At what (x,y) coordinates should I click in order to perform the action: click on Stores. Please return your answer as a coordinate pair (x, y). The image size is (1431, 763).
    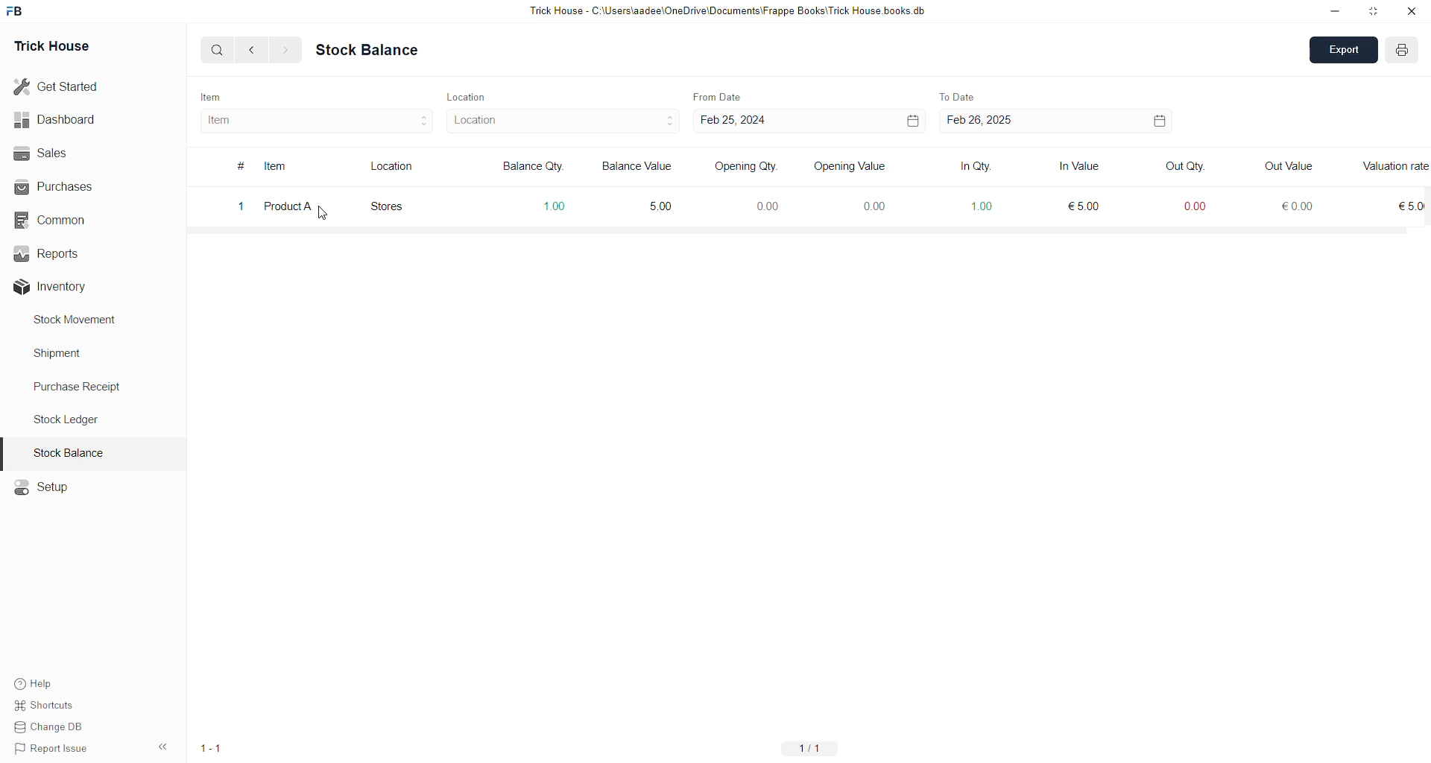
    Looking at the image, I should click on (380, 206).